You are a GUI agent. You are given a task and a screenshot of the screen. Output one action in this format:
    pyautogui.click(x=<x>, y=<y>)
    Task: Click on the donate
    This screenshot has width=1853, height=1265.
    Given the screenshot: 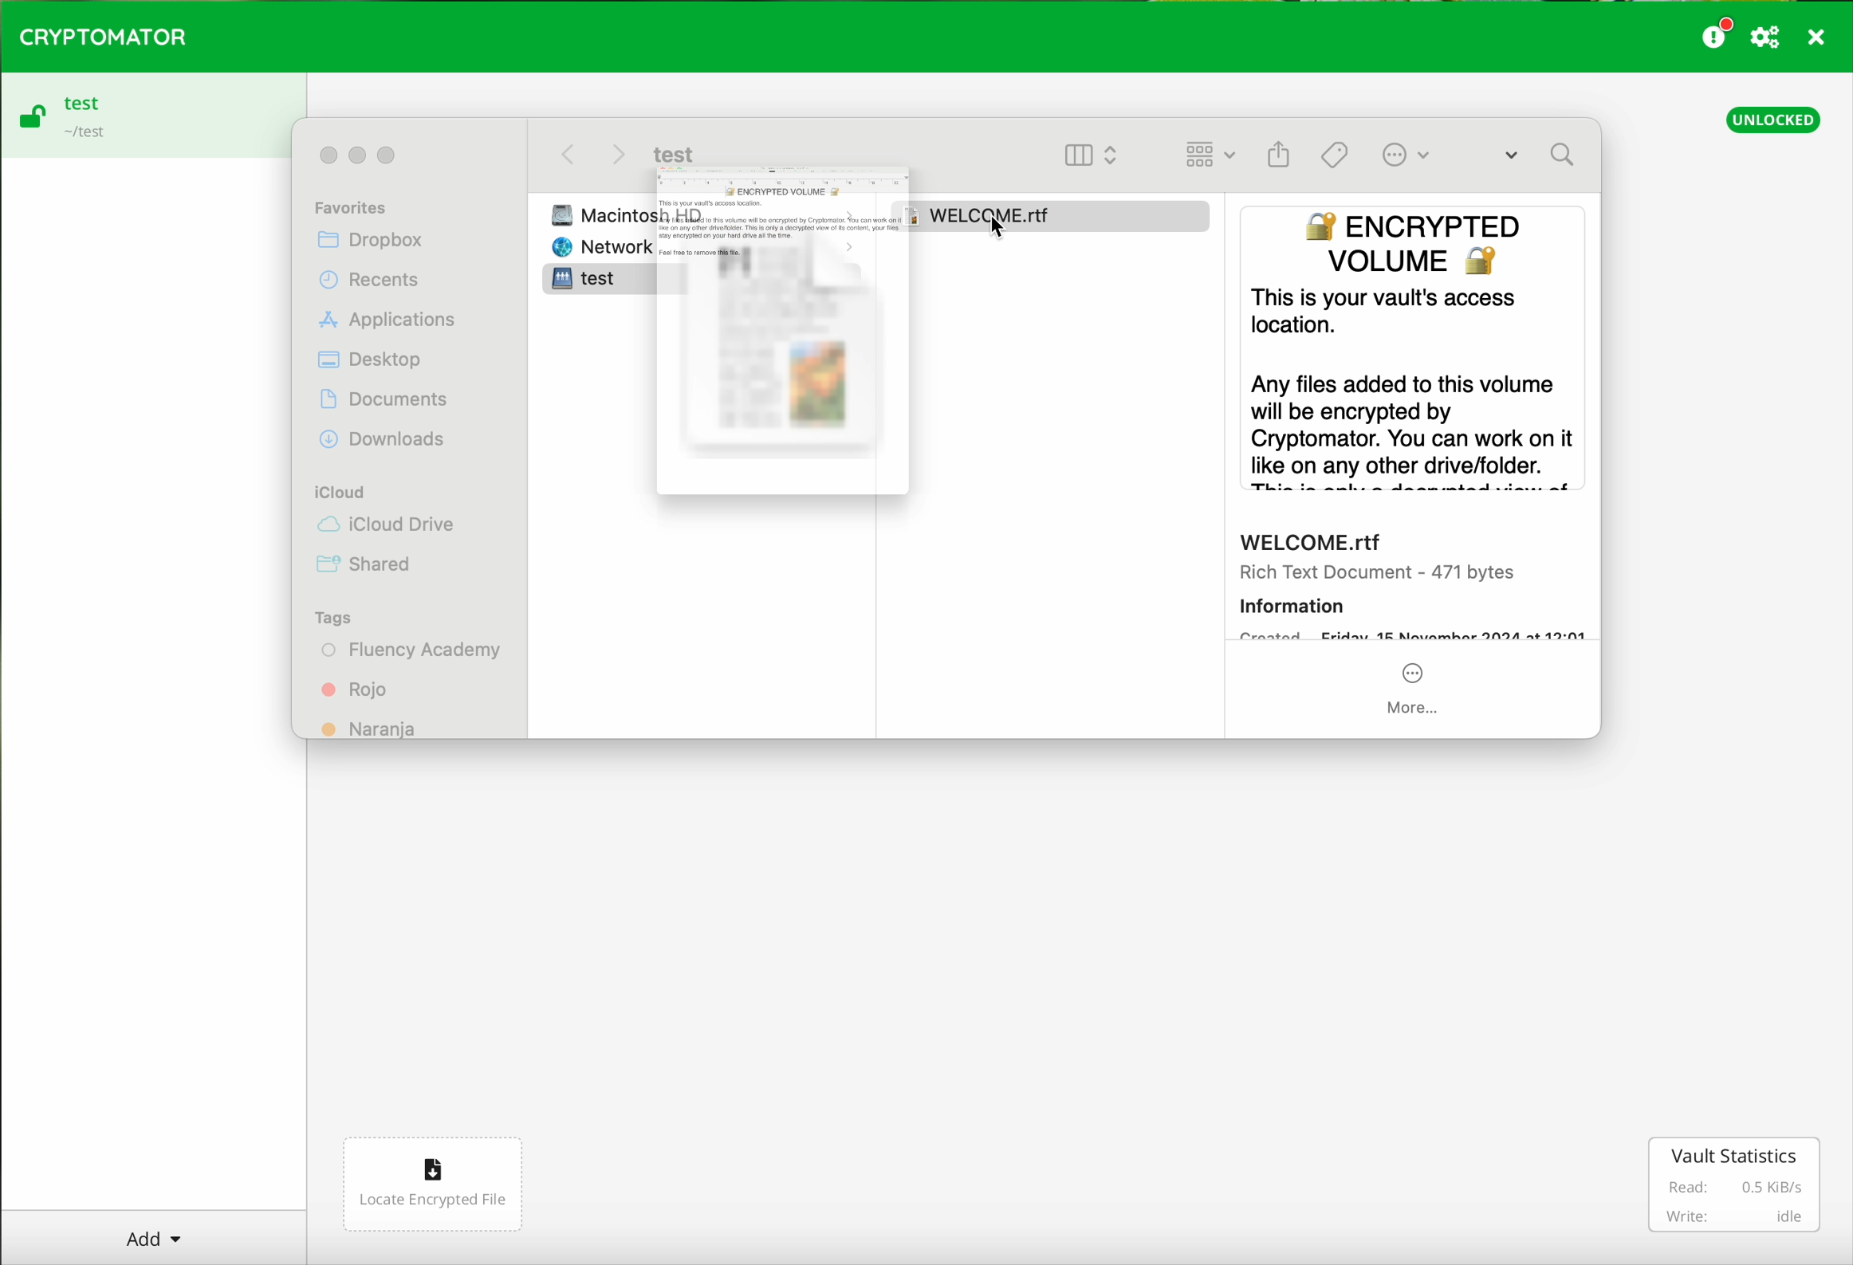 What is the action you would take?
    pyautogui.click(x=1717, y=33)
    